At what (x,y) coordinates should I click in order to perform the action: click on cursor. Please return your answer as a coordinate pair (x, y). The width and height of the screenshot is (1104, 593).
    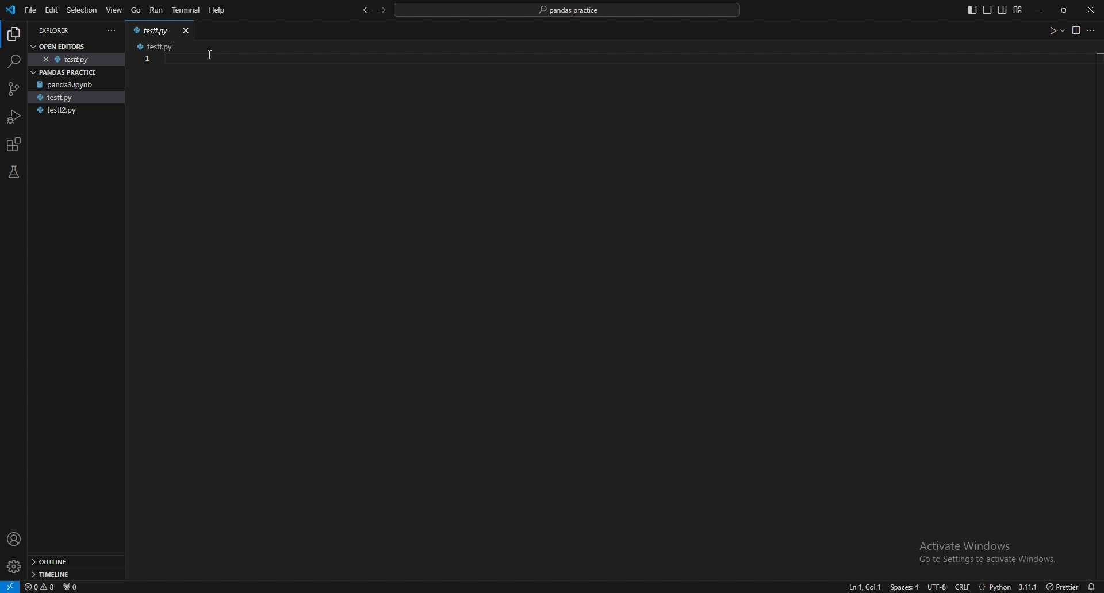
    Looking at the image, I should click on (215, 55).